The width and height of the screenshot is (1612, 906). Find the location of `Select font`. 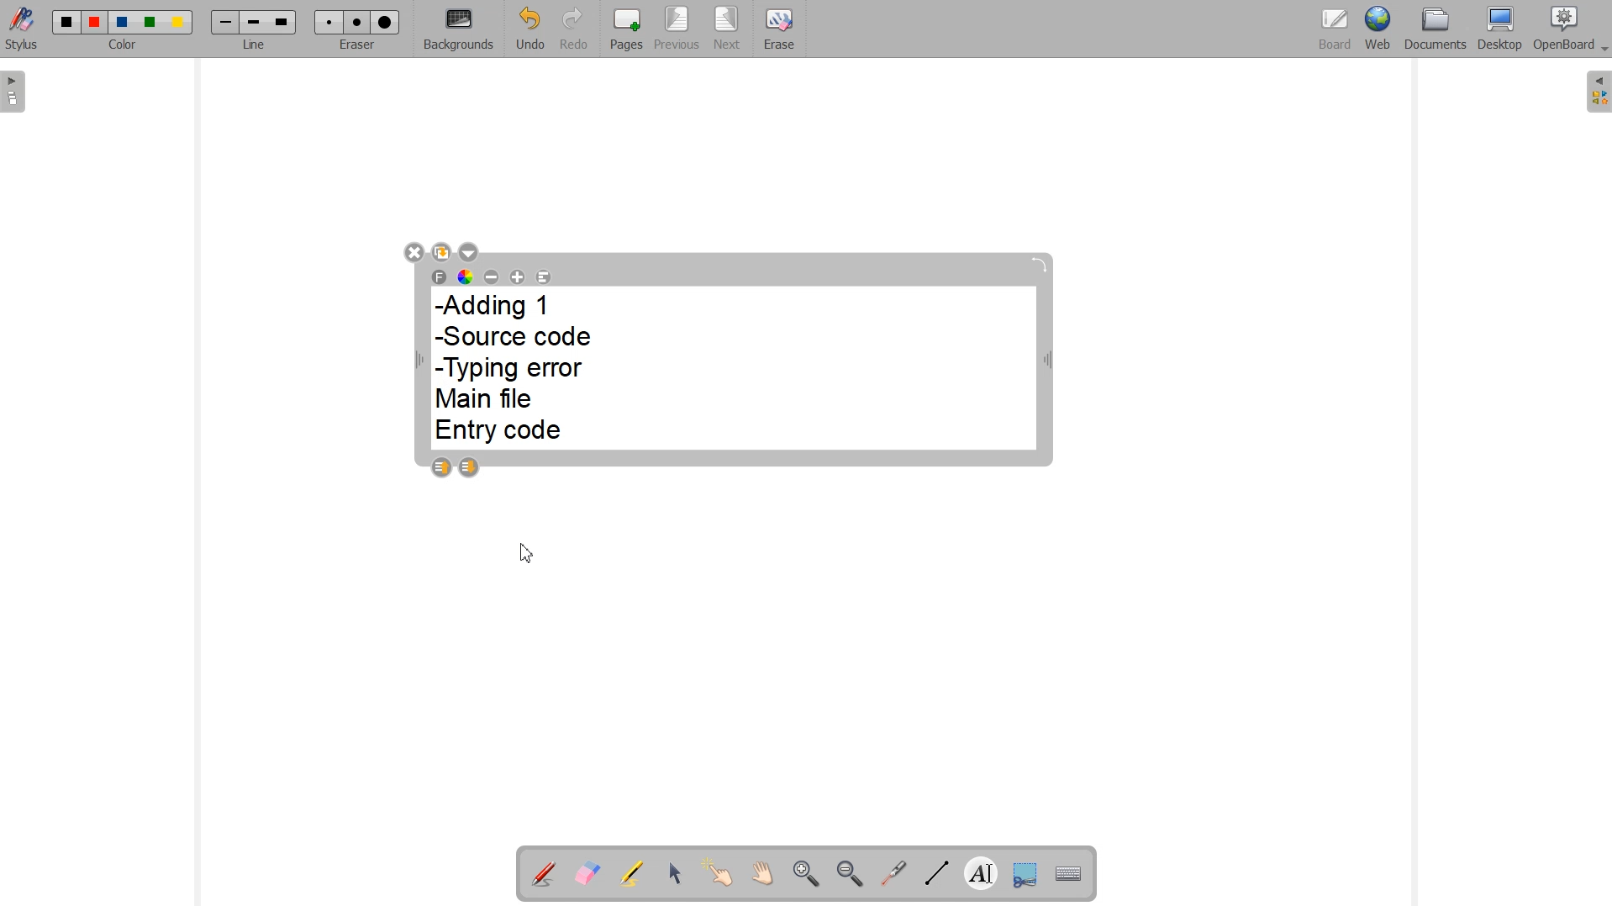

Select font is located at coordinates (440, 277).